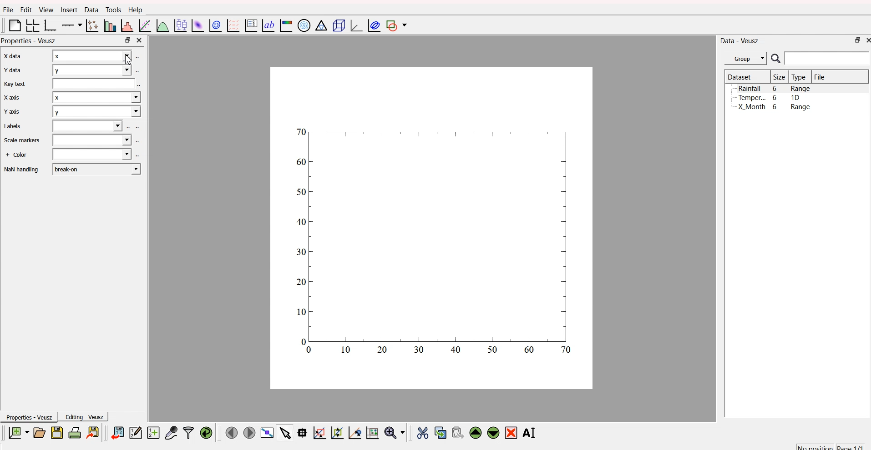  Describe the element at coordinates (830, 445) in the screenshot. I see `no position page 1/1` at that location.